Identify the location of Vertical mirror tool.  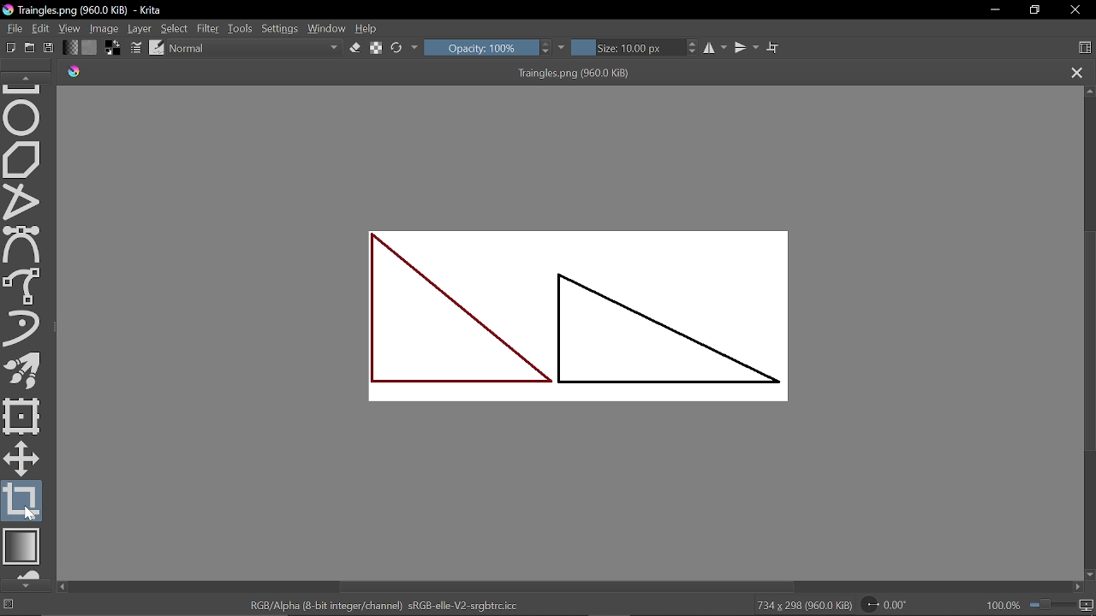
(748, 47).